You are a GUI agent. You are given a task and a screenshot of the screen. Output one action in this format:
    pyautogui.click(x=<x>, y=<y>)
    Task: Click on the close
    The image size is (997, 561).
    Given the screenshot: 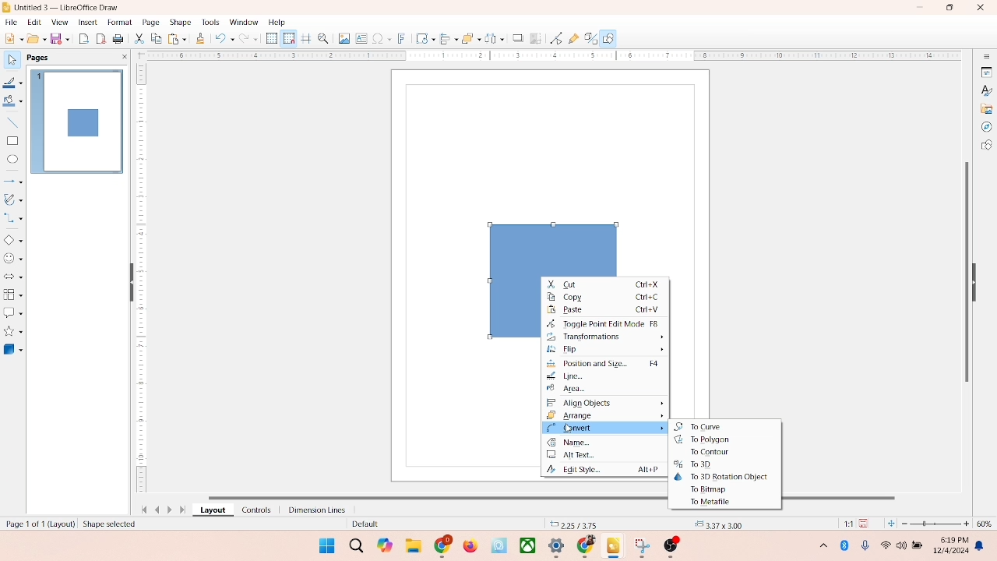 What is the action you would take?
    pyautogui.click(x=977, y=9)
    